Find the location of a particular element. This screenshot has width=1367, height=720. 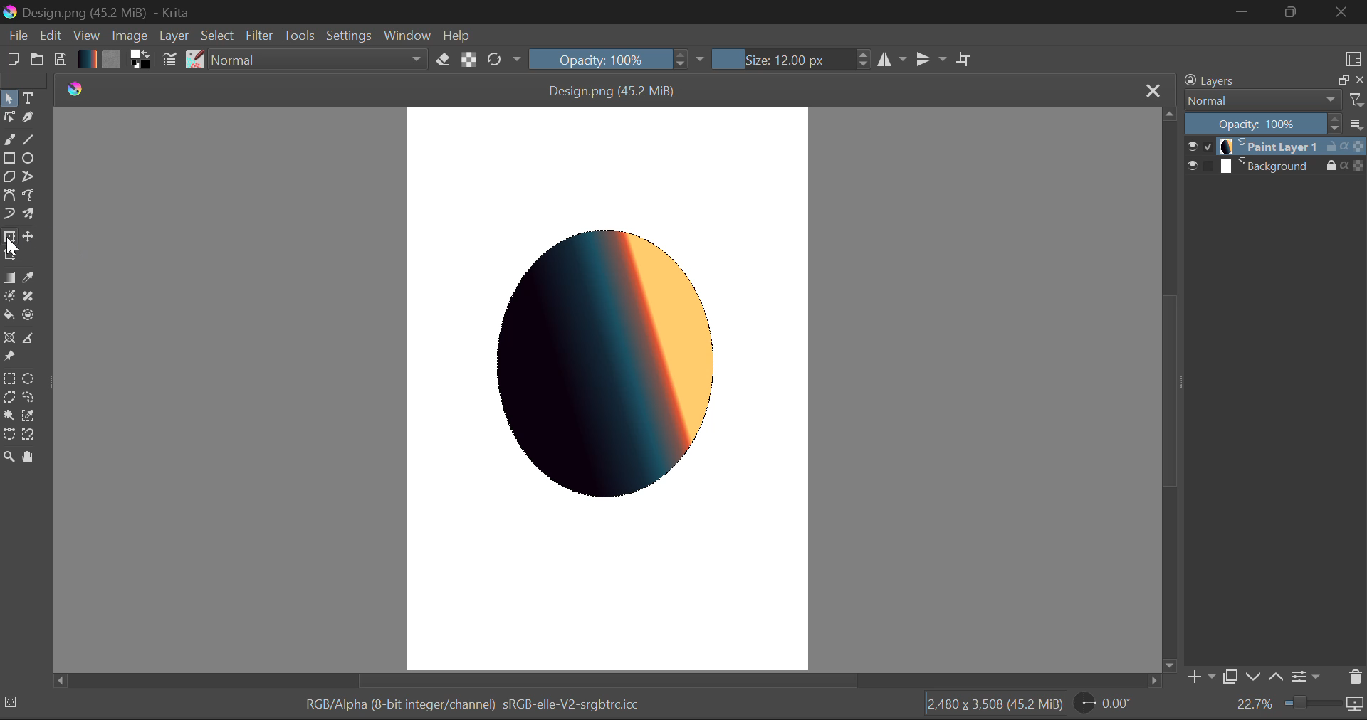

Similar color Selector is located at coordinates (29, 416).